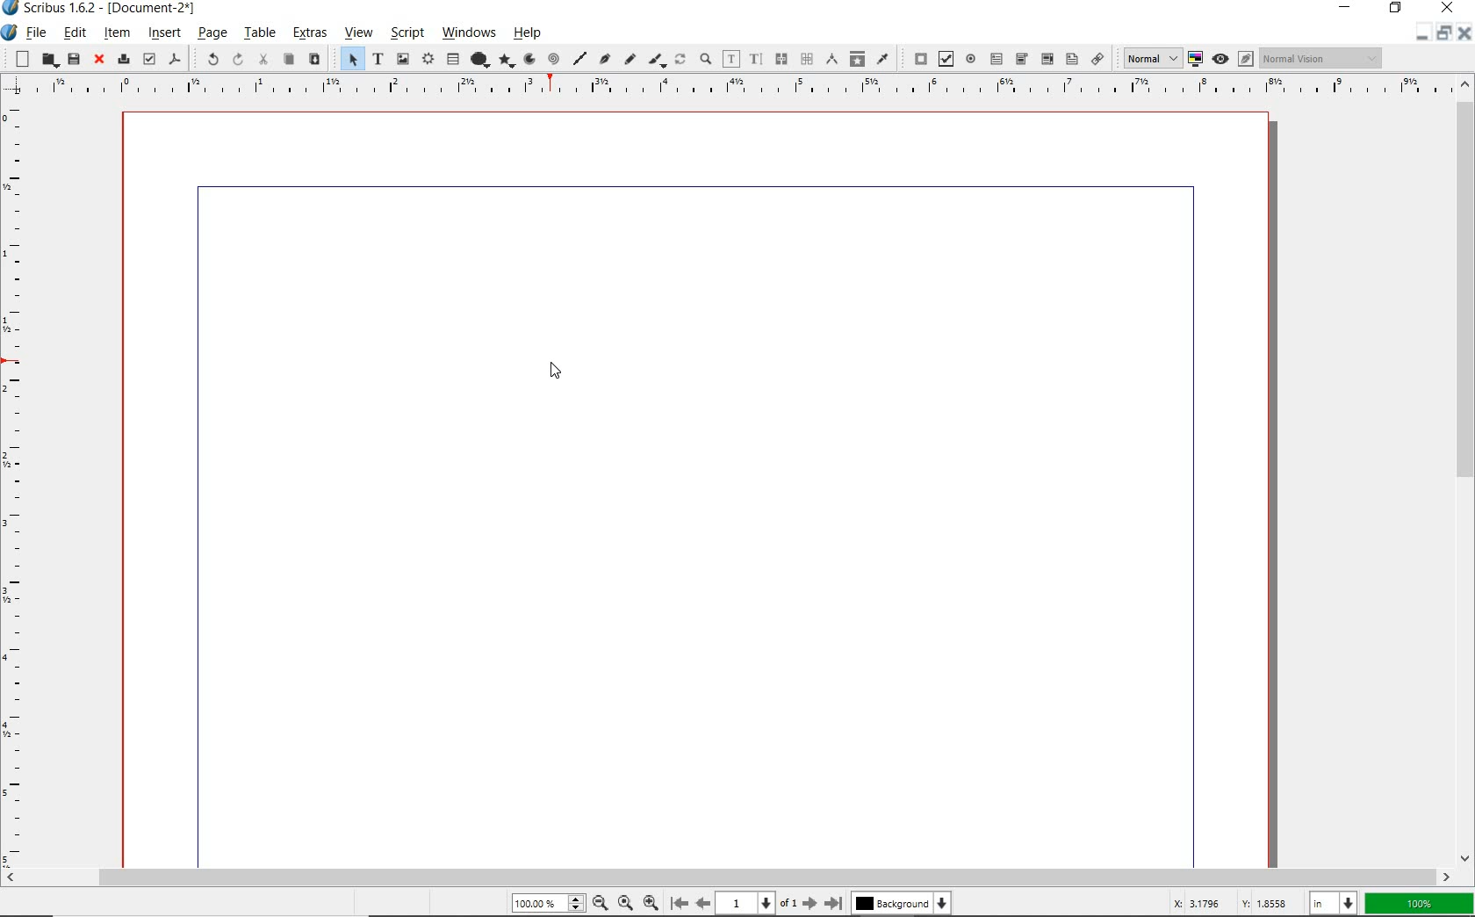  What do you see at coordinates (349, 59) in the screenshot?
I see `select item` at bounding box center [349, 59].